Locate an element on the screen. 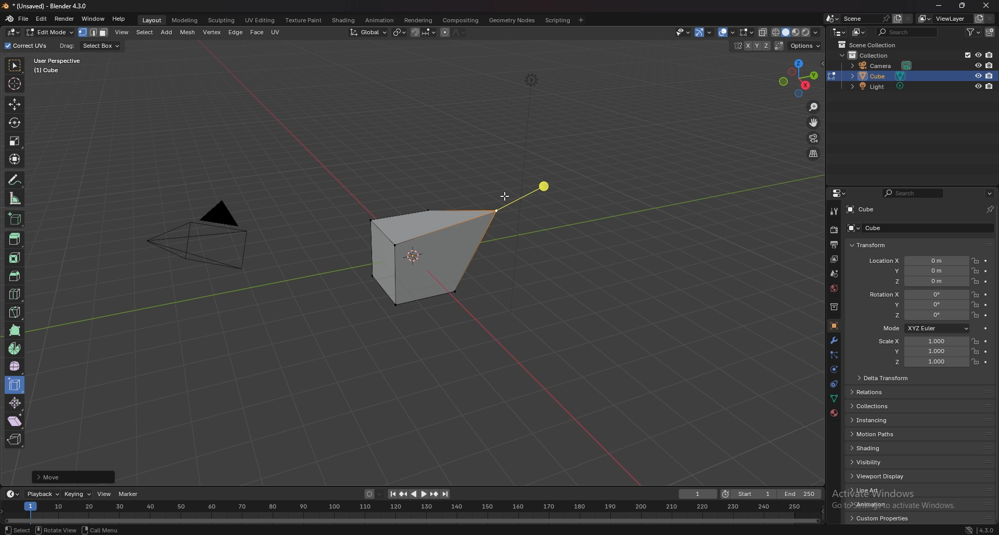 The height and width of the screenshot is (535, 999). snapping is located at coordinates (424, 32).